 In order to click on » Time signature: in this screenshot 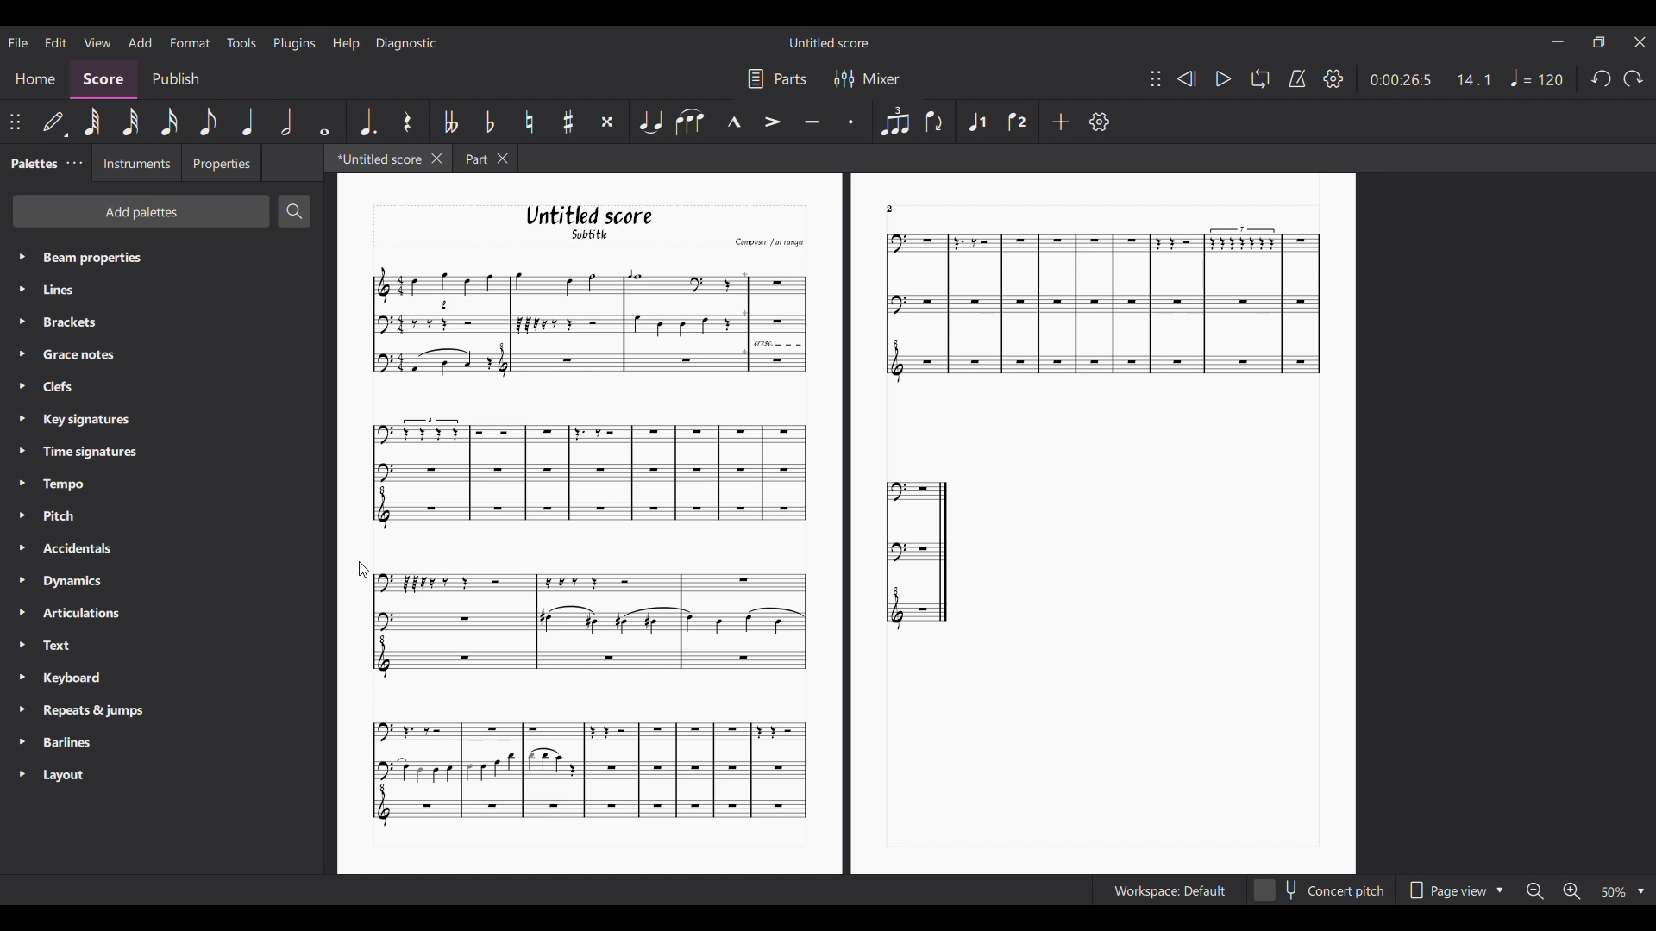, I will do `click(78, 451)`.